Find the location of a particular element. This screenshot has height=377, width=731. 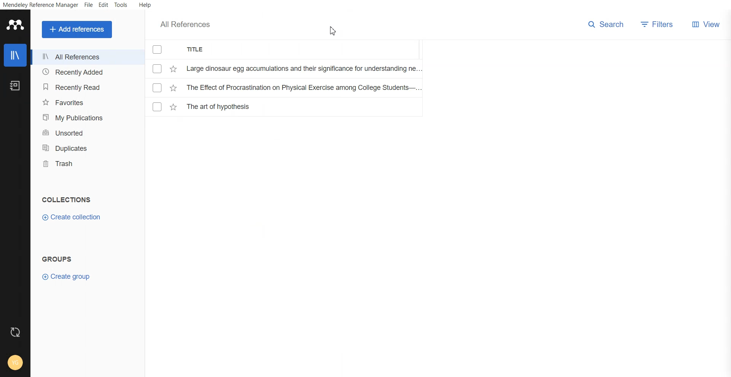

Tools is located at coordinates (121, 5).